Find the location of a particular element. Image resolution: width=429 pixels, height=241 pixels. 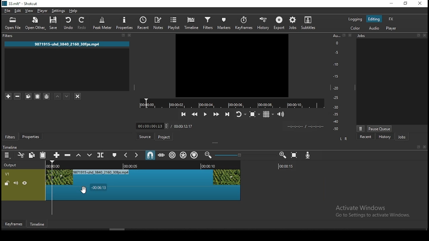

notes is located at coordinates (158, 23).